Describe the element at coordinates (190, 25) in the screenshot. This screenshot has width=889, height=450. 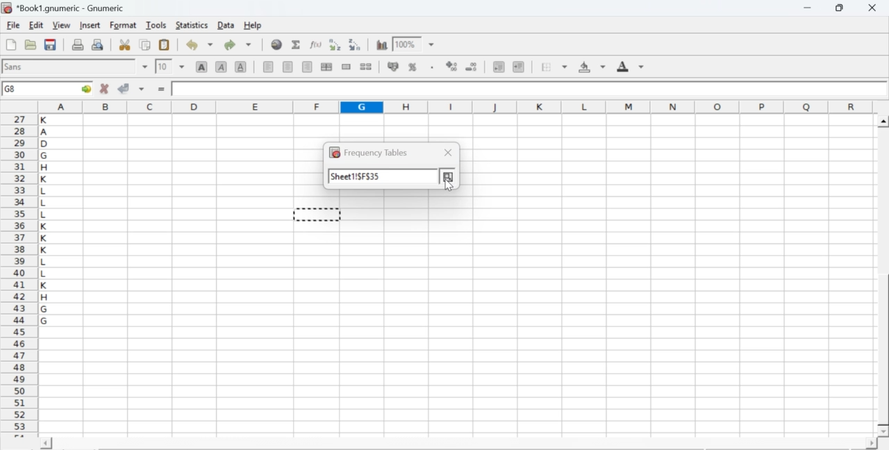
I see `statistics` at that location.